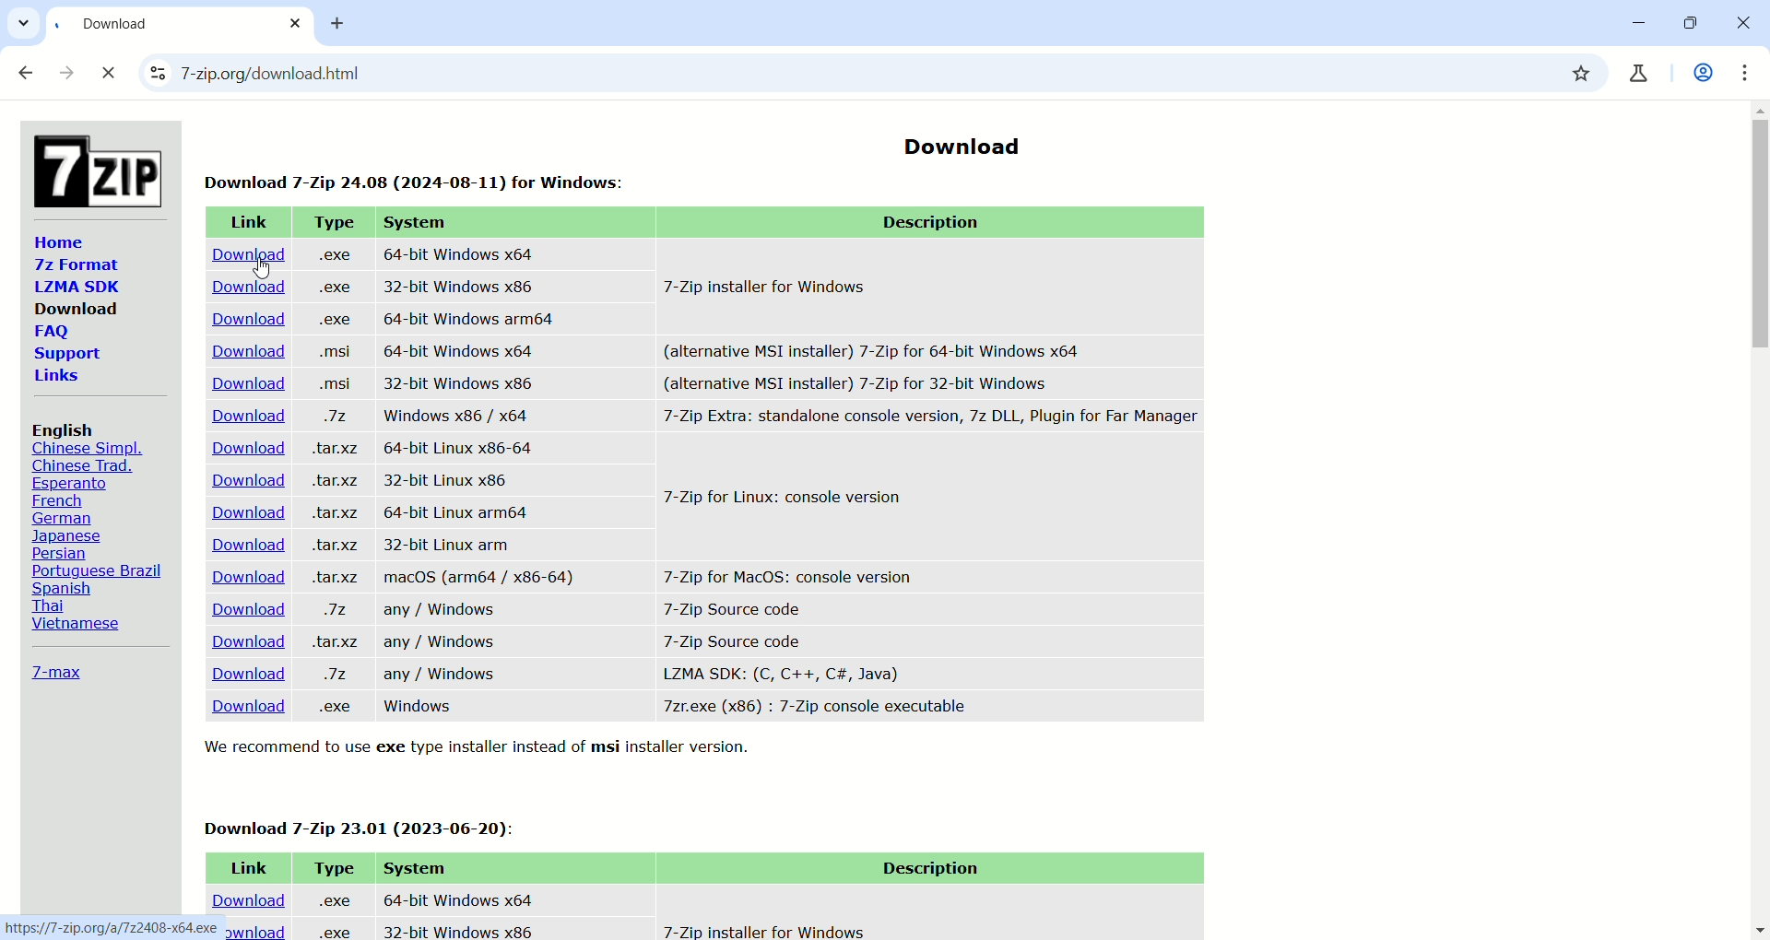 The height and width of the screenshot is (940, 1770). I want to click on msi, so click(333, 353).